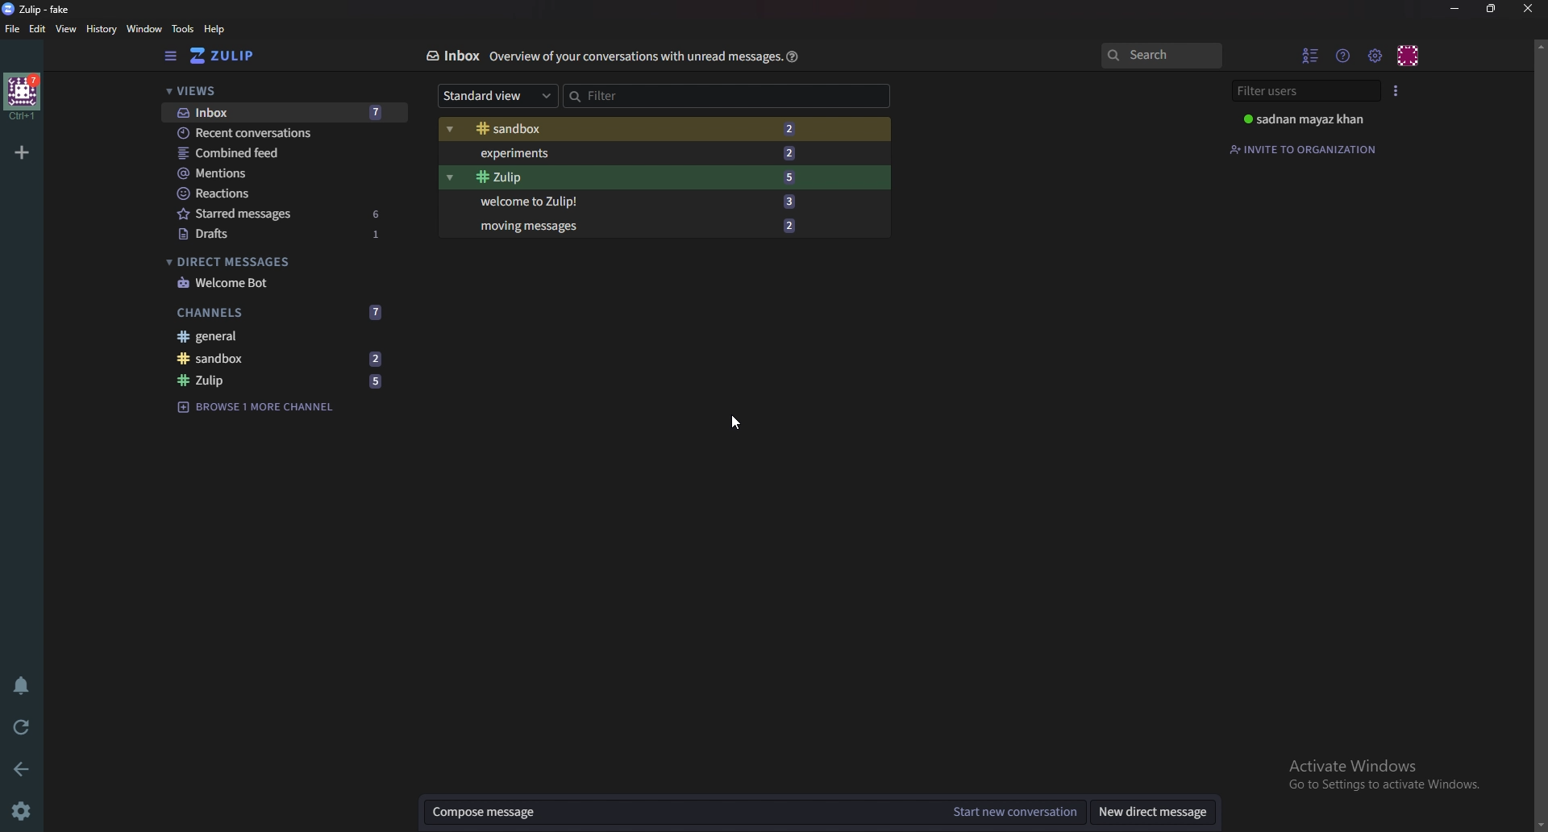 The image size is (1548, 832). Describe the element at coordinates (1375, 55) in the screenshot. I see `settings` at that location.